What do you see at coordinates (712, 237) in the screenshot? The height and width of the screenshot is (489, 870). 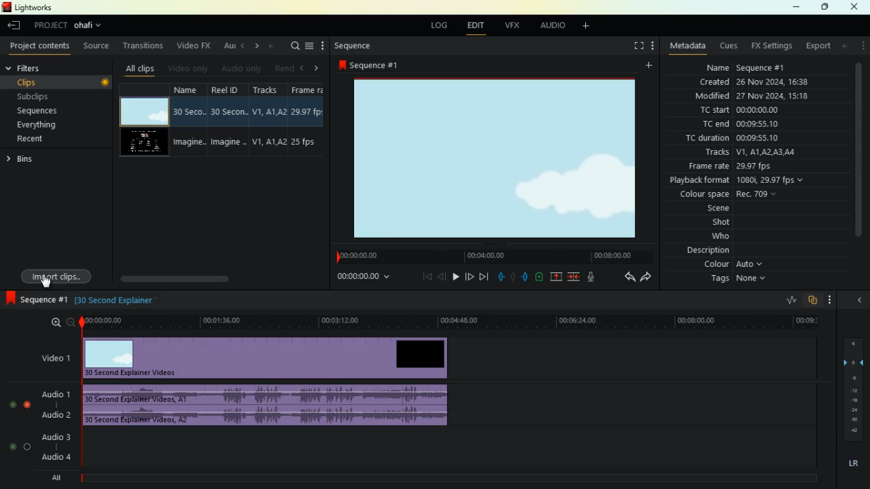 I see `who` at bounding box center [712, 237].